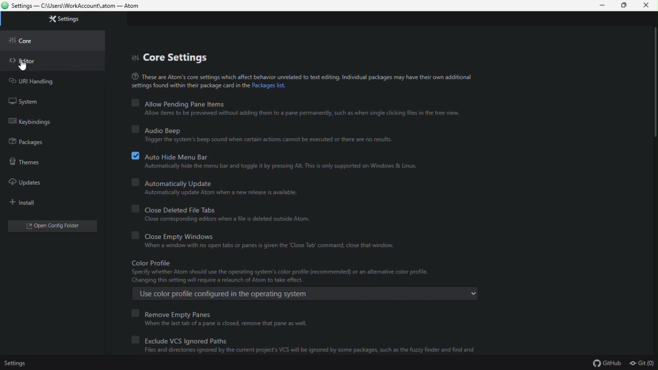 The height and width of the screenshot is (370, 658). I want to click on restore, so click(625, 6).